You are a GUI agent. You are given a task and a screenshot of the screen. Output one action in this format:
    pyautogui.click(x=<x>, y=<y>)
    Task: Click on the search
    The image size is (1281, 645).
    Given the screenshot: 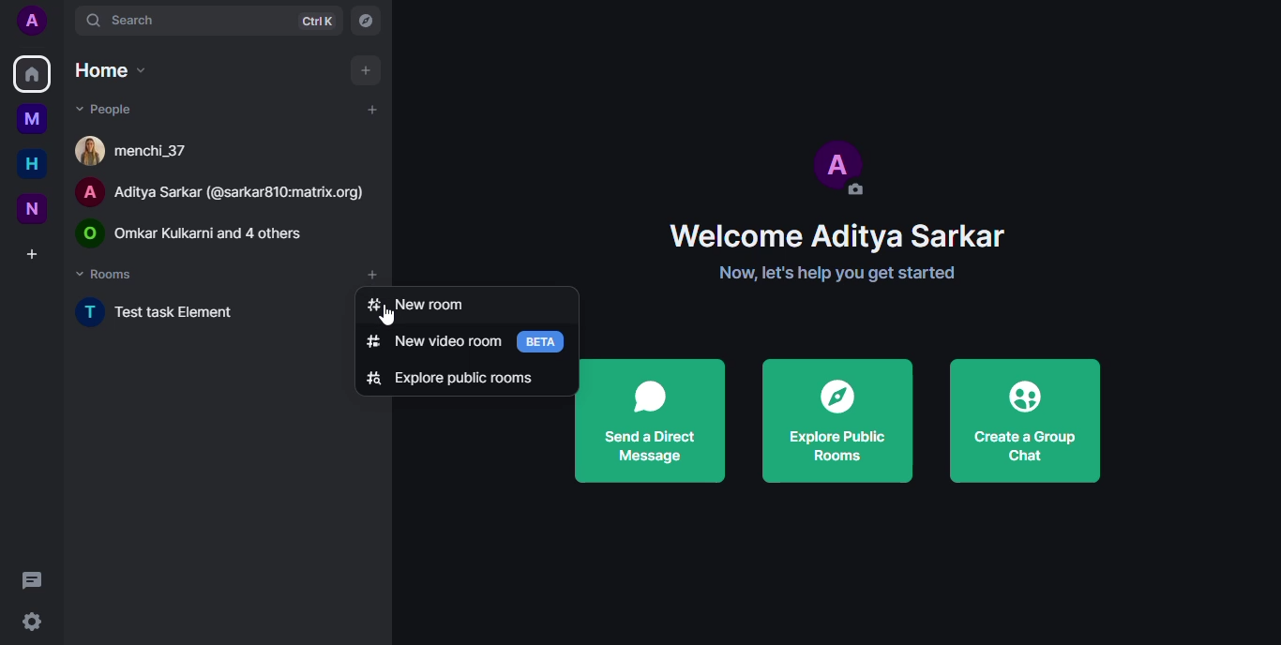 What is the action you would take?
    pyautogui.click(x=125, y=22)
    